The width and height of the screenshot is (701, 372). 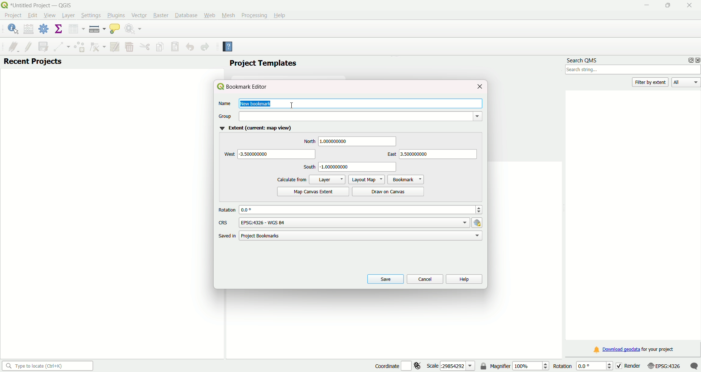 What do you see at coordinates (254, 15) in the screenshot?
I see `Processing` at bounding box center [254, 15].